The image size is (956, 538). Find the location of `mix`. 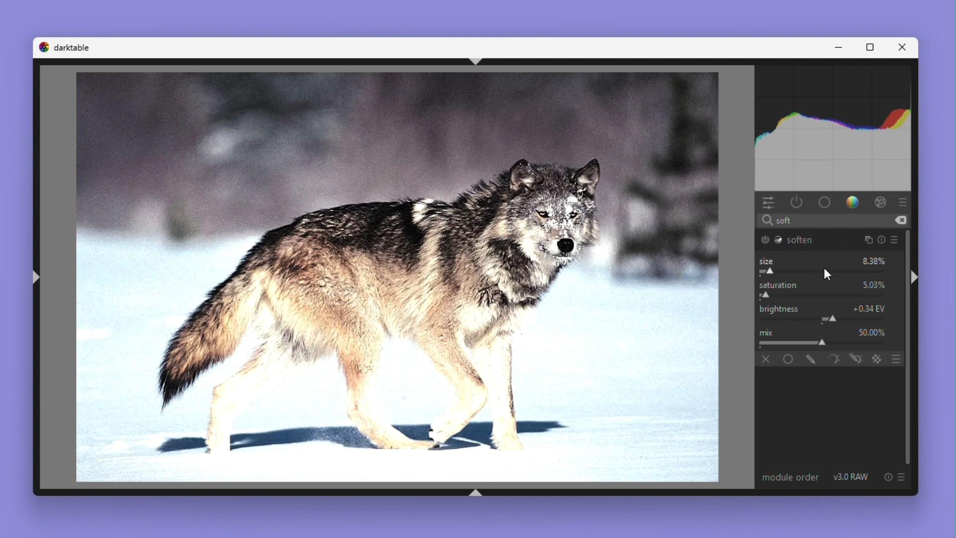

mix is located at coordinates (768, 331).